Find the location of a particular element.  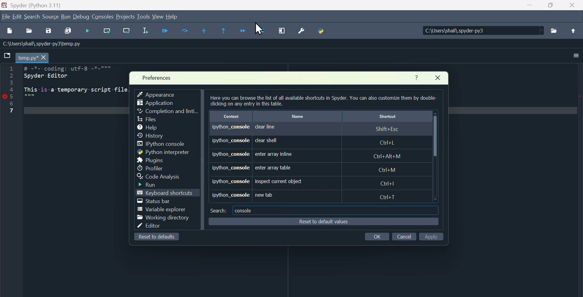

Clear line is located at coordinates (321, 129).